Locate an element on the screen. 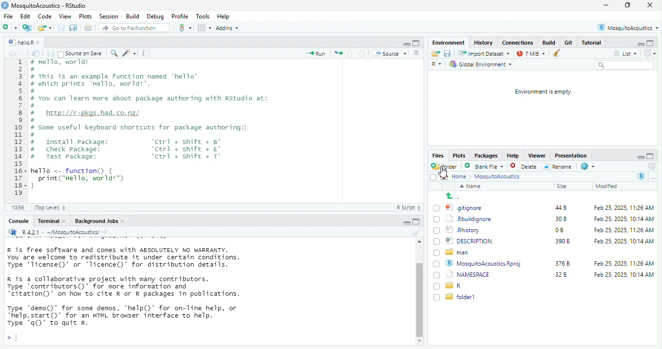  Feb 25 2025 10:14 AM is located at coordinates (620, 219).